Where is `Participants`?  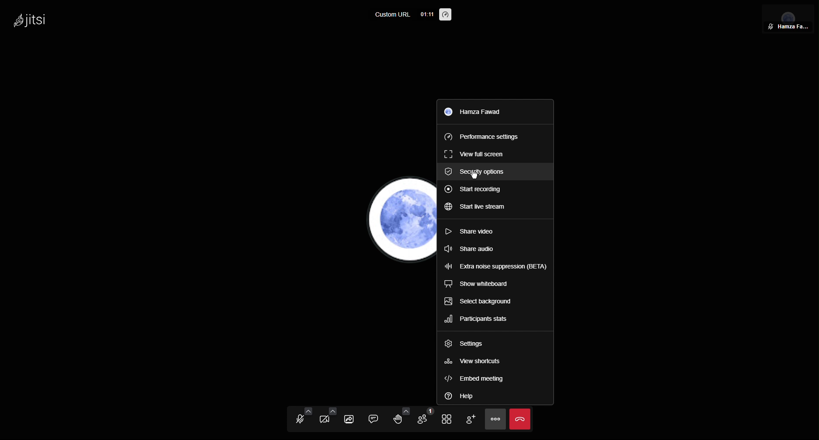
Participants is located at coordinates (427, 419).